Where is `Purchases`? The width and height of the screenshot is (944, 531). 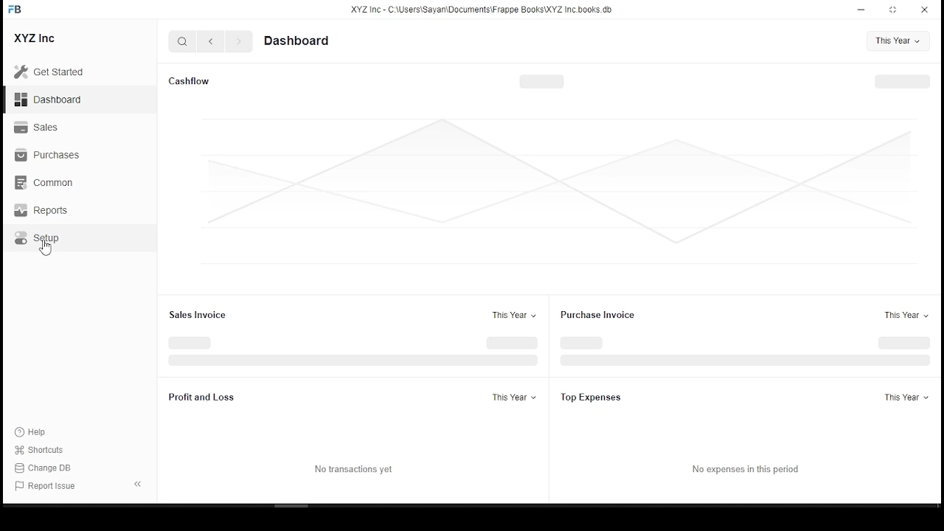 Purchases is located at coordinates (46, 153).